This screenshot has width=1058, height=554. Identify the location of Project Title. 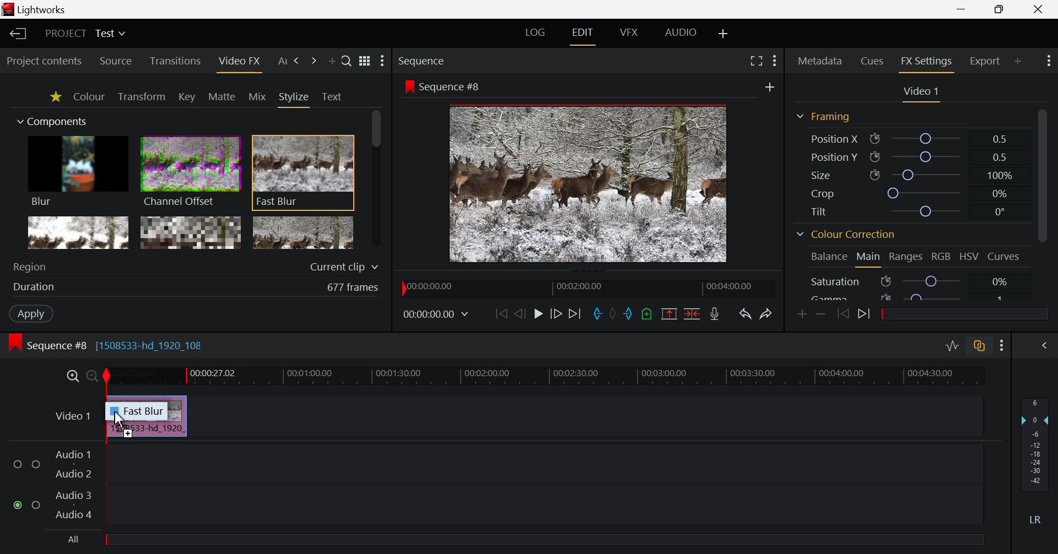
(85, 32).